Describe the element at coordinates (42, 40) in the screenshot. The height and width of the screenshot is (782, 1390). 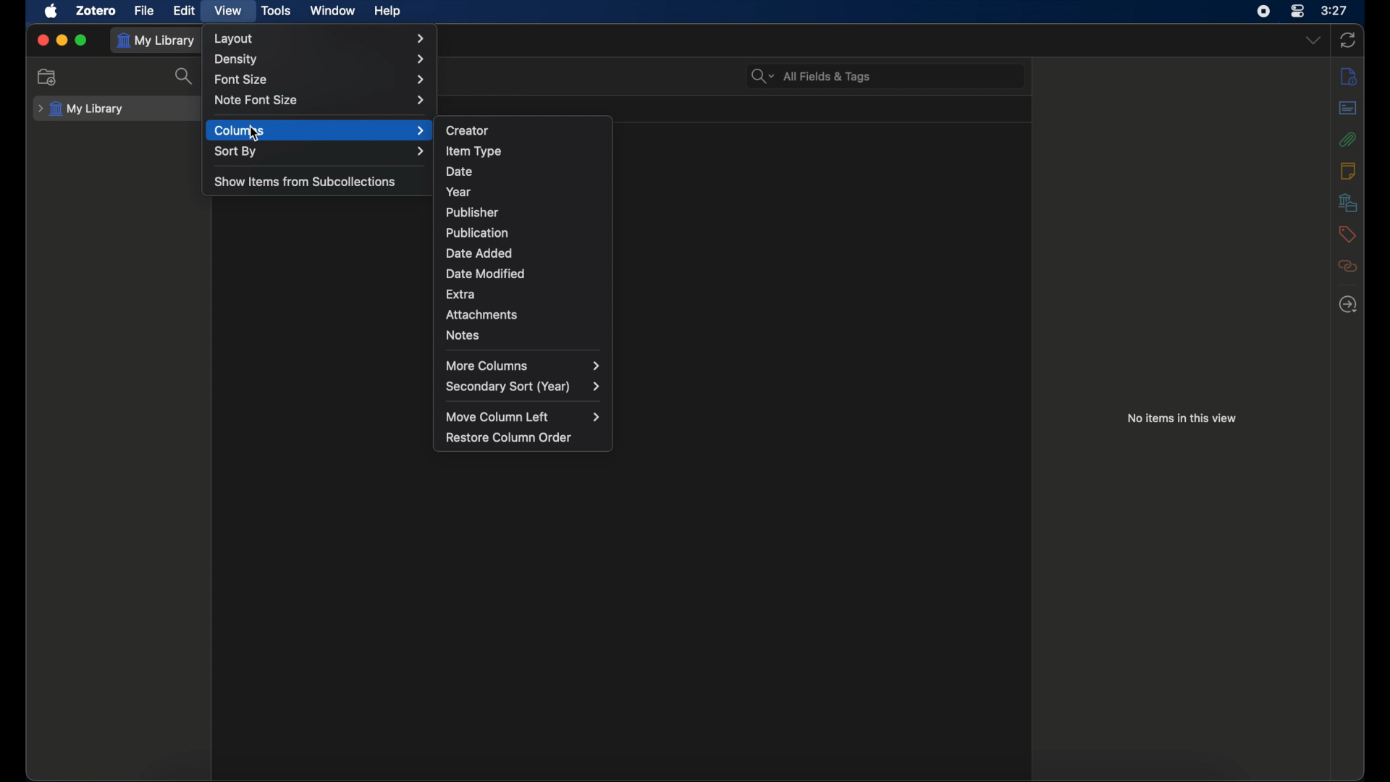
I see `close` at that location.